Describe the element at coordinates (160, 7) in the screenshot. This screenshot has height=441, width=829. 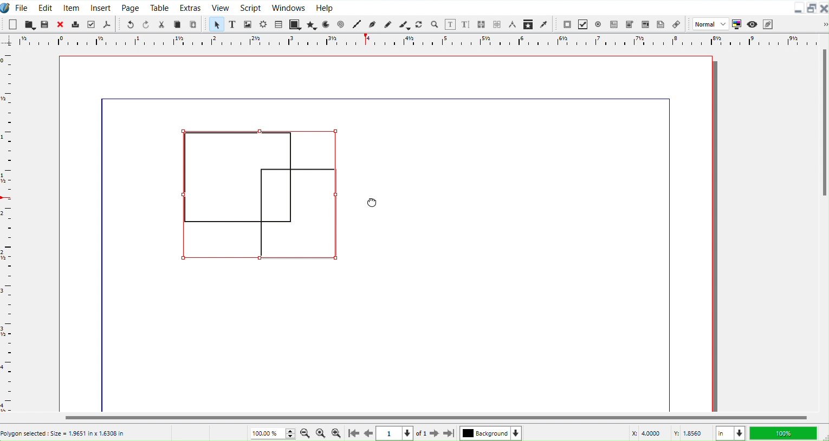
I see `Table` at that location.